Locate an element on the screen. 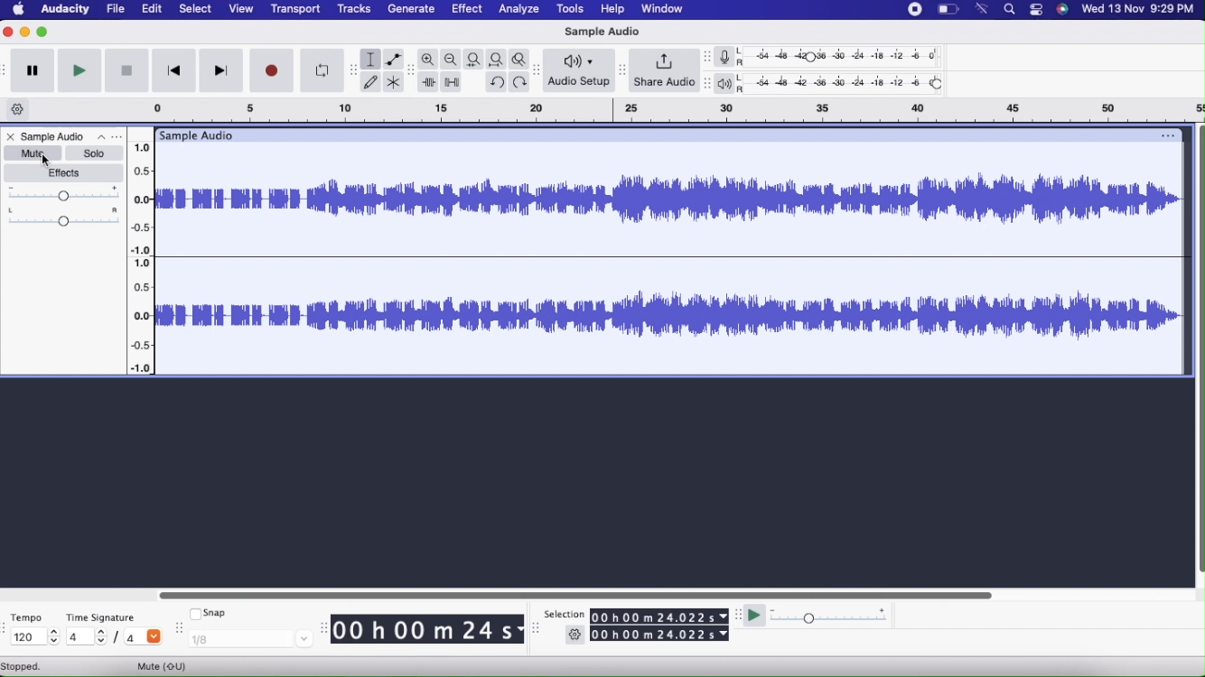 This screenshot has width=1205, height=677. 4 is located at coordinates (87, 637).